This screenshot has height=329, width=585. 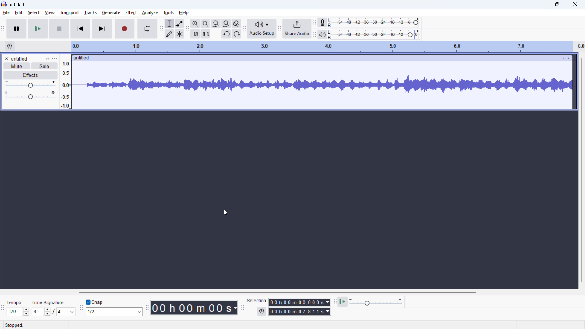 What do you see at coordinates (48, 58) in the screenshot?
I see `collapse` at bounding box center [48, 58].